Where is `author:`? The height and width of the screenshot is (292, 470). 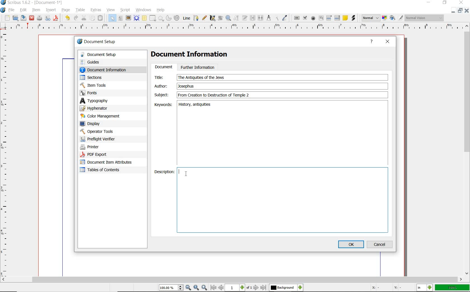 author: is located at coordinates (162, 86).